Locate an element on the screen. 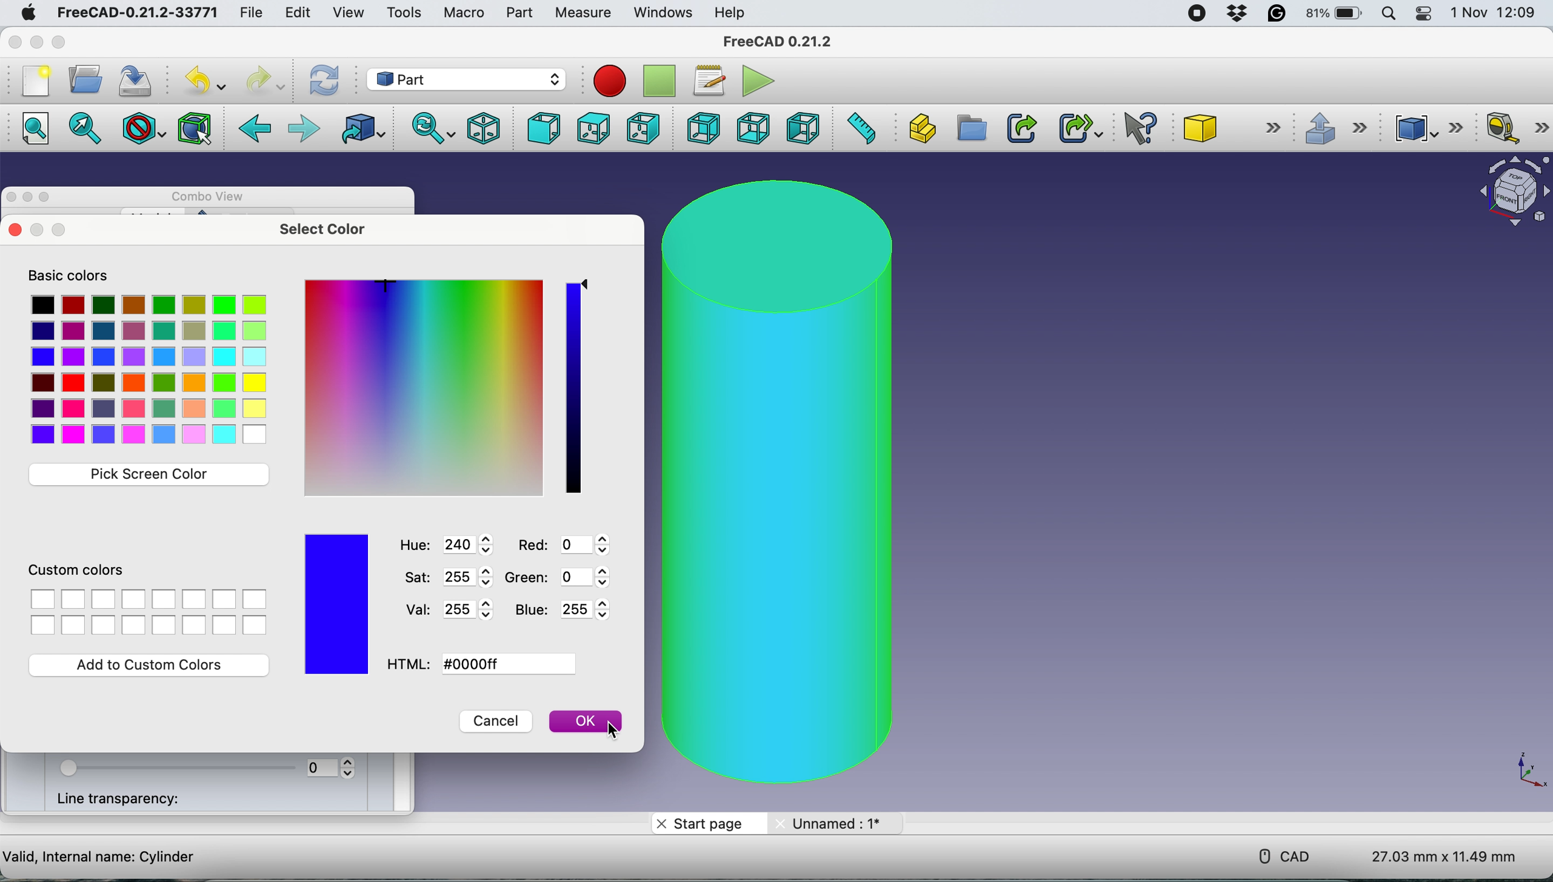 This screenshot has height=882, width=1553. maximise is located at coordinates (47, 200).